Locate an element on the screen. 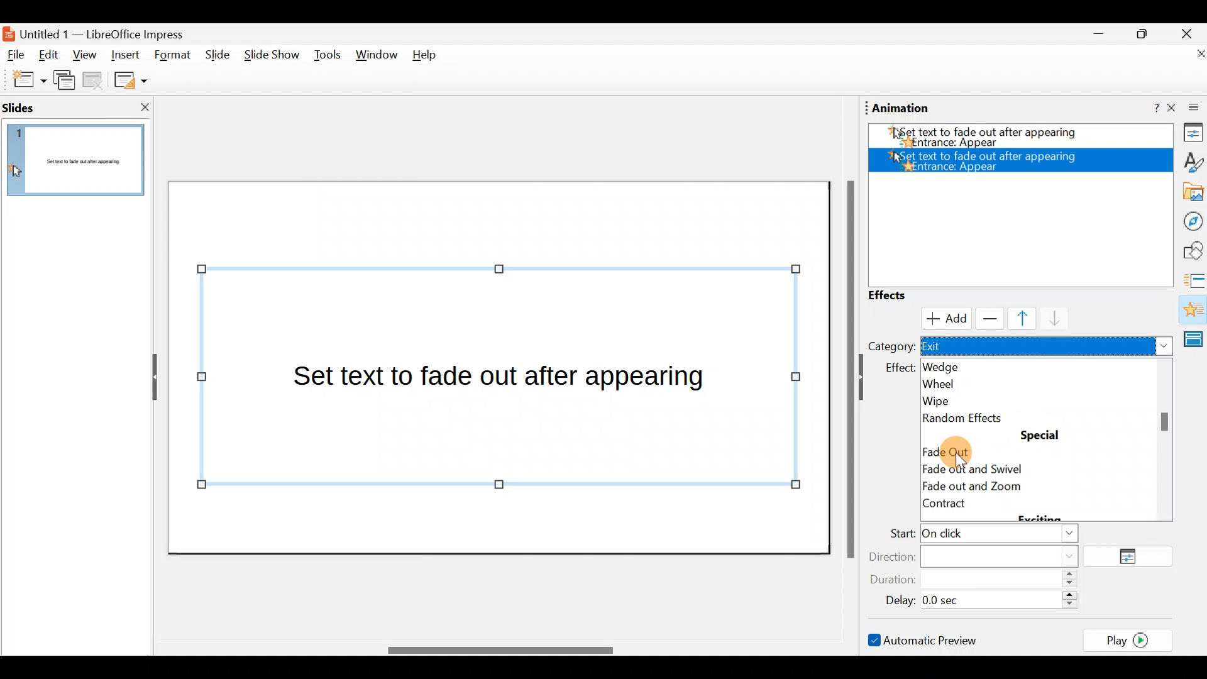 Image resolution: width=1207 pixels, height=679 pixels. View is located at coordinates (84, 58).